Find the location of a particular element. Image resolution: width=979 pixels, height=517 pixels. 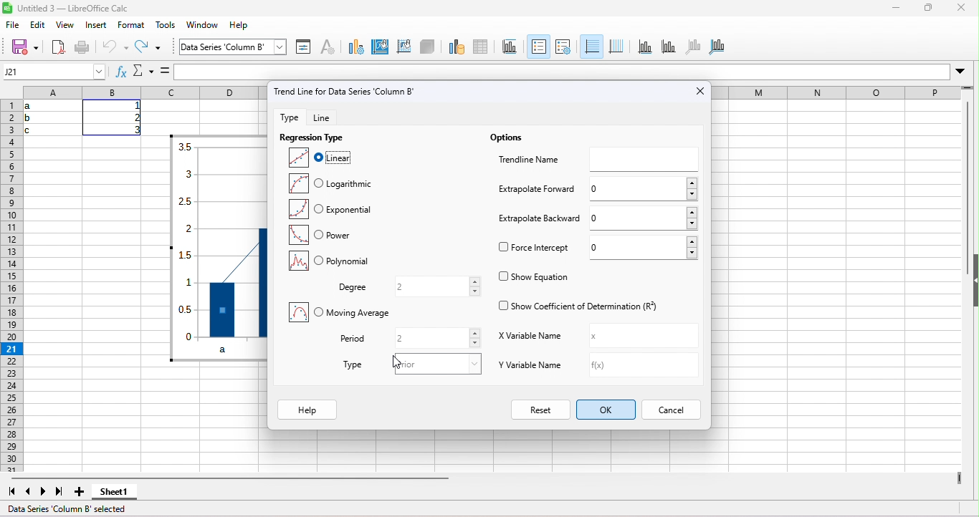

character is located at coordinates (331, 48).